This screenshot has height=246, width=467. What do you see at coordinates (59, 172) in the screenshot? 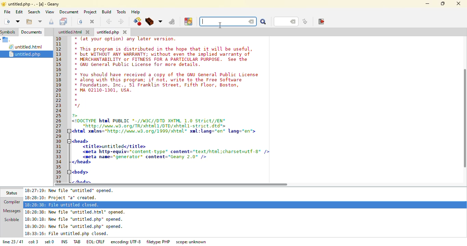
I see `36` at bounding box center [59, 172].